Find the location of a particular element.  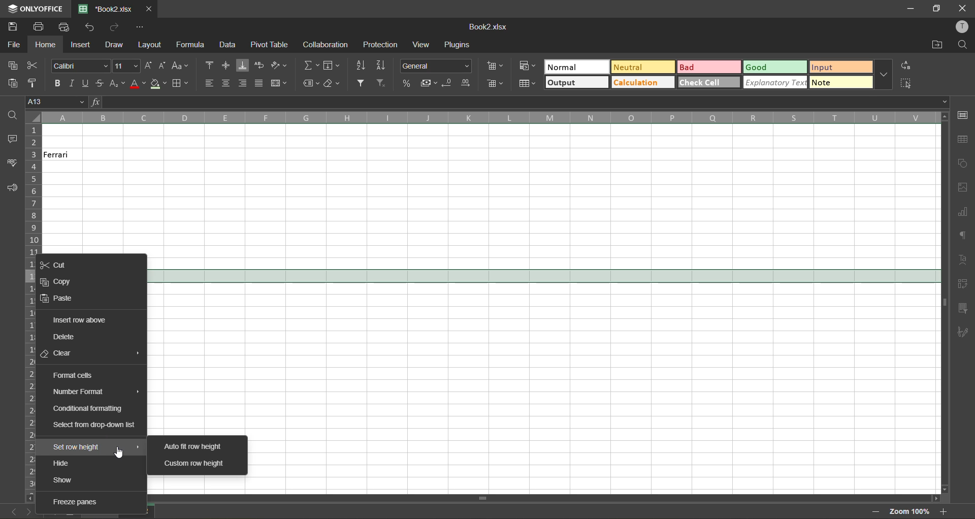

output is located at coordinates (576, 82).